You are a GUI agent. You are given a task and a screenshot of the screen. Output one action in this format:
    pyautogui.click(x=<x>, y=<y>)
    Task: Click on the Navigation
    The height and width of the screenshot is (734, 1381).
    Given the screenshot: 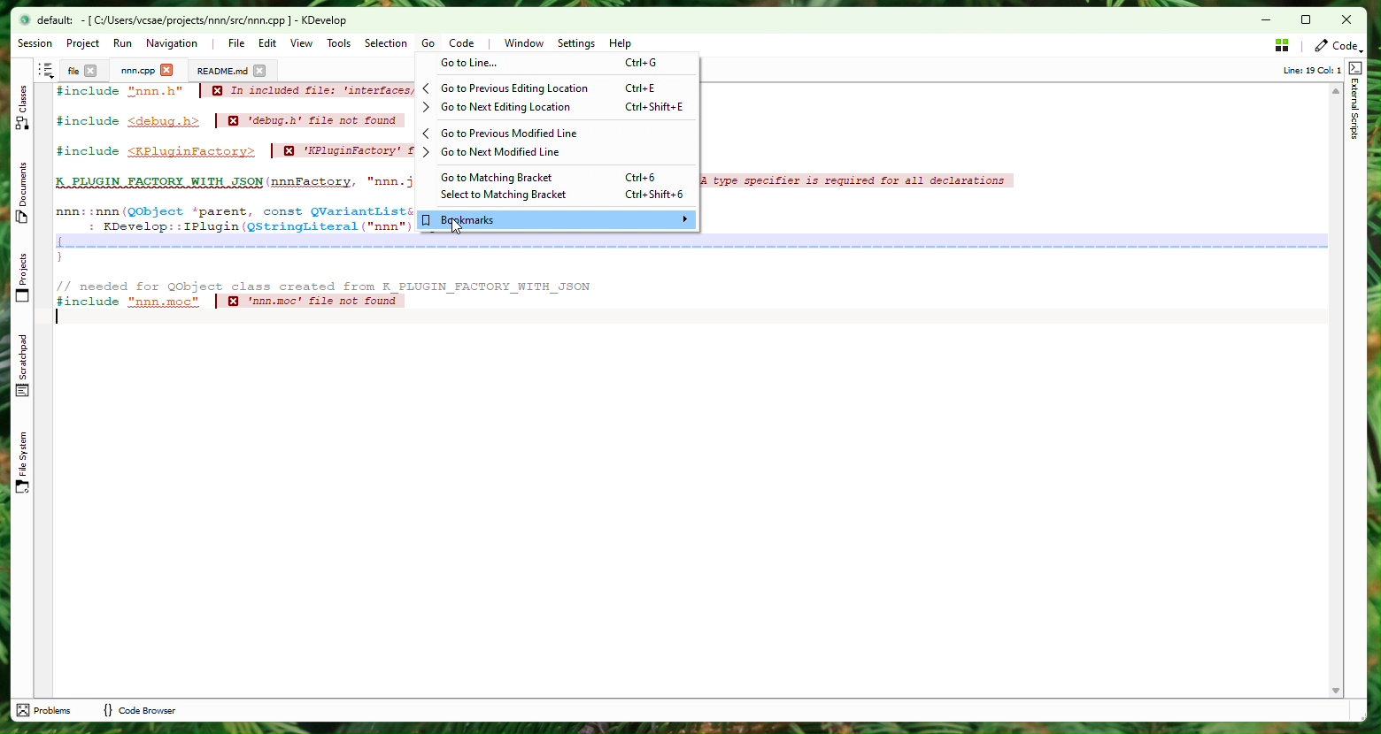 What is the action you would take?
    pyautogui.click(x=176, y=44)
    